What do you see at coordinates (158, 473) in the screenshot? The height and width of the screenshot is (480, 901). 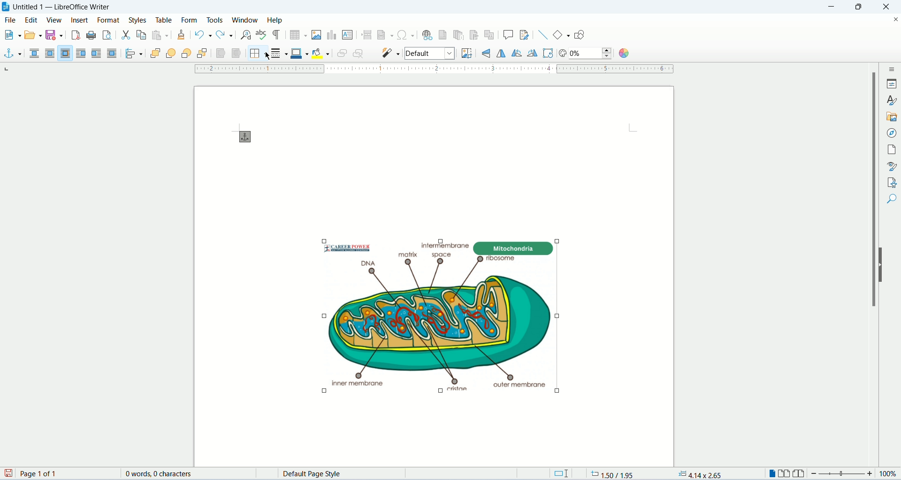 I see `0 words, 0 characters` at bounding box center [158, 473].